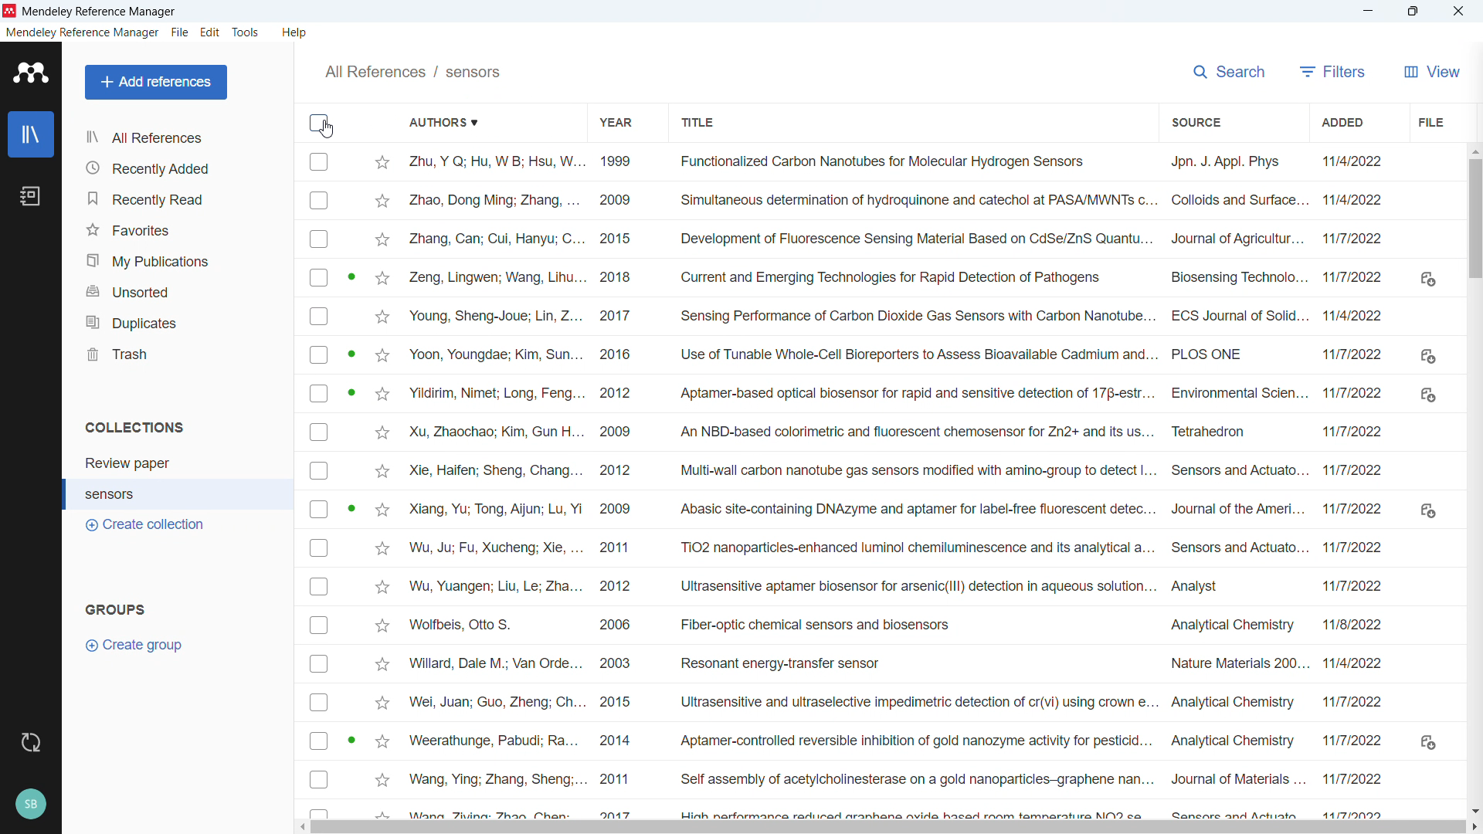  Describe the element at coordinates (318, 483) in the screenshot. I see `Select individual entries ` at that location.